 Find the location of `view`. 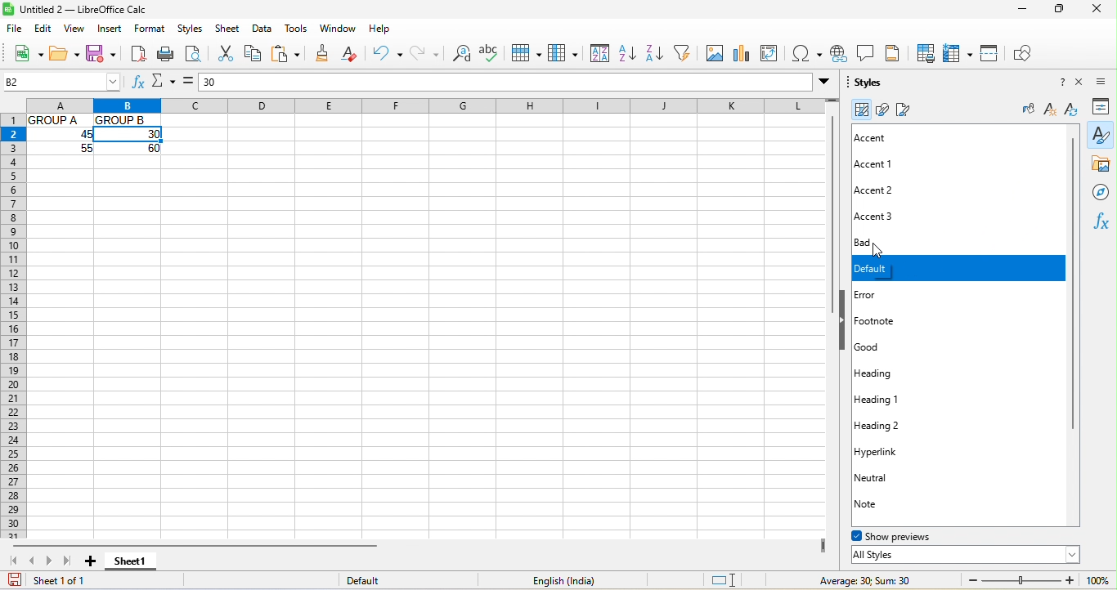

view is located at coordinates (77, 29).